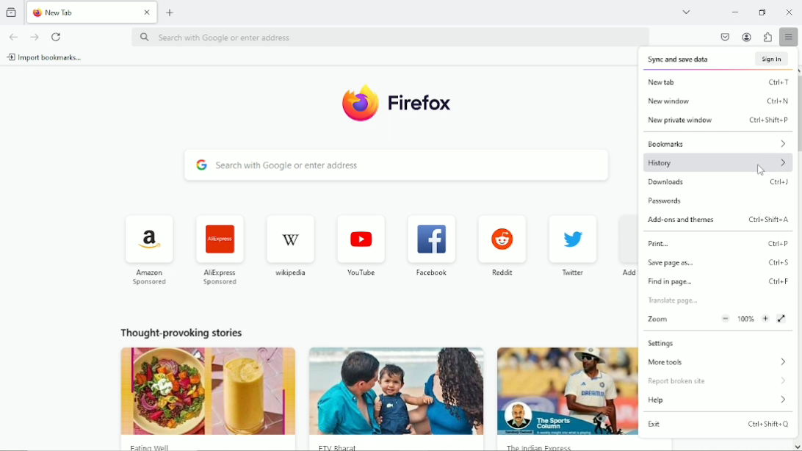 The image size is (802, 451). Describe the element at coordinates (178, 331) in the screenshot. I see `thought provoking stories` at that location.